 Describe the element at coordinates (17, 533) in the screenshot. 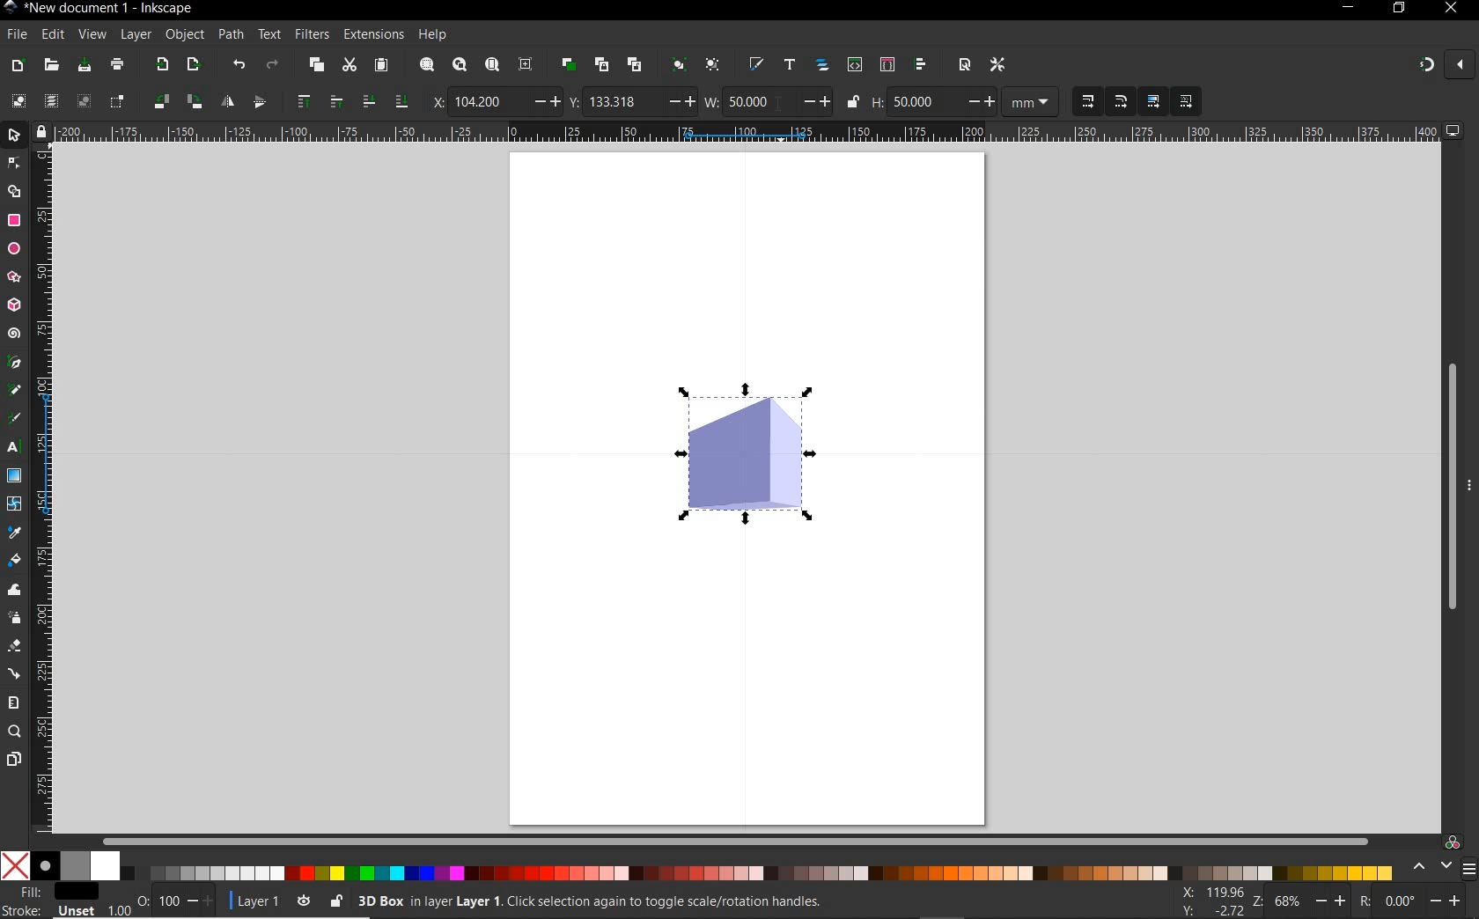

I see `dropper tool` at that location.